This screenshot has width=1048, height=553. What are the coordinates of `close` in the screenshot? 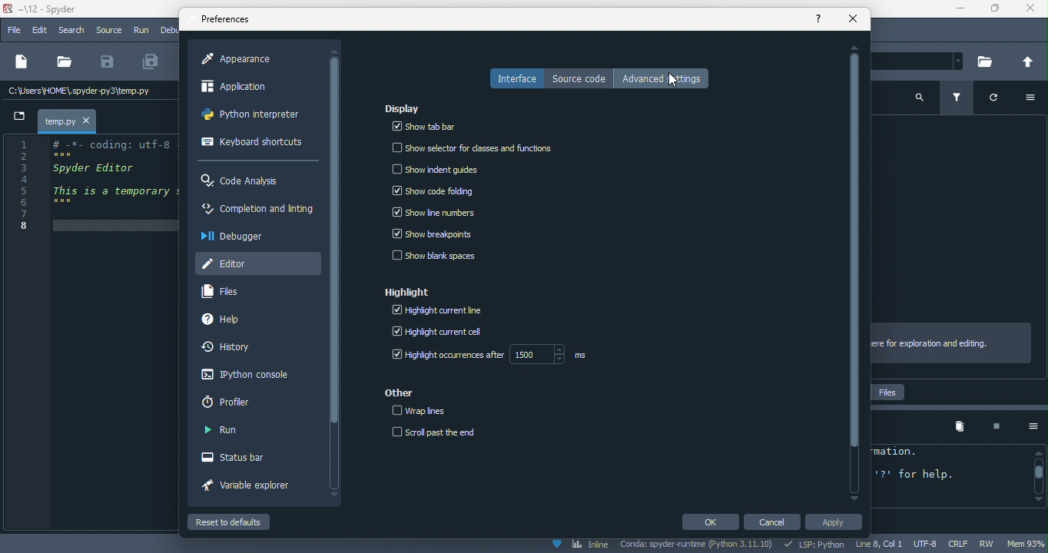 It's located at (851, 22).